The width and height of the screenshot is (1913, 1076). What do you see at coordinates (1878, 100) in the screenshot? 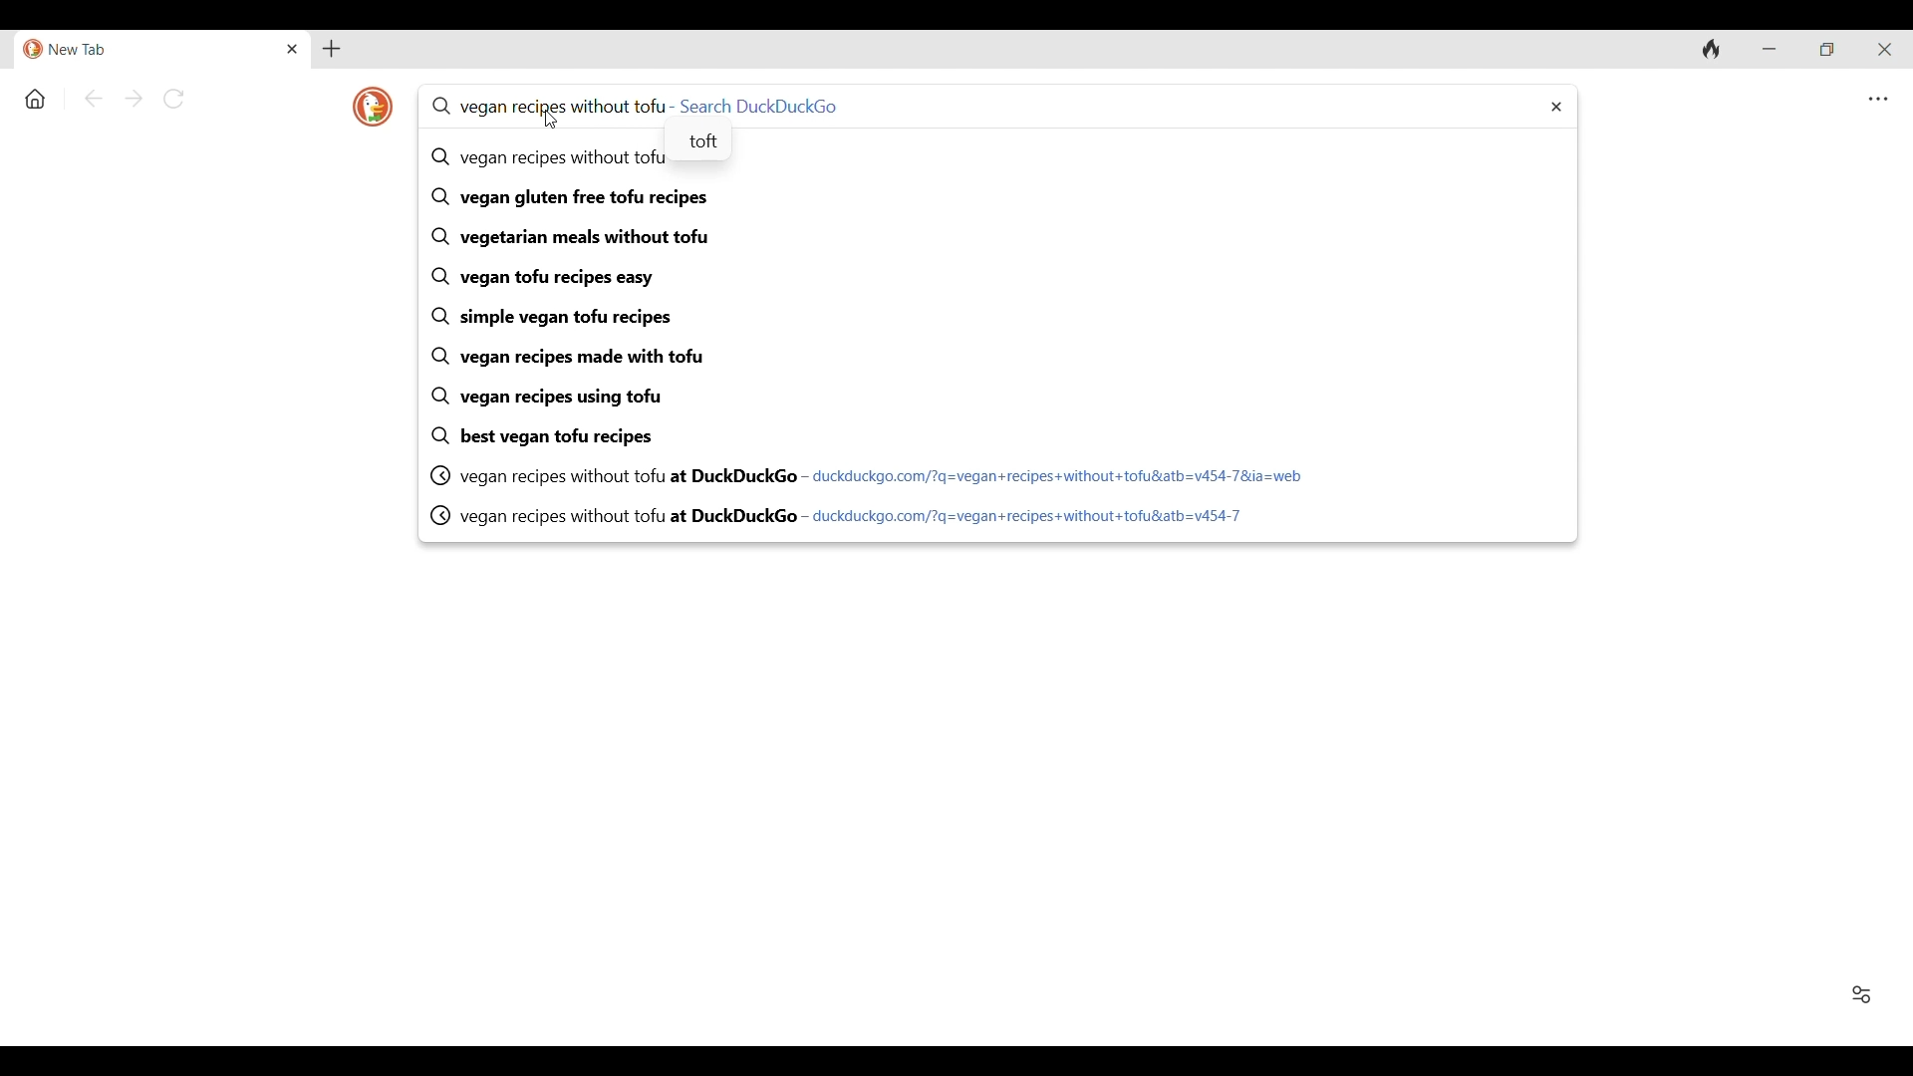
I see `Browser settings` at bounding box center [1878, 100].